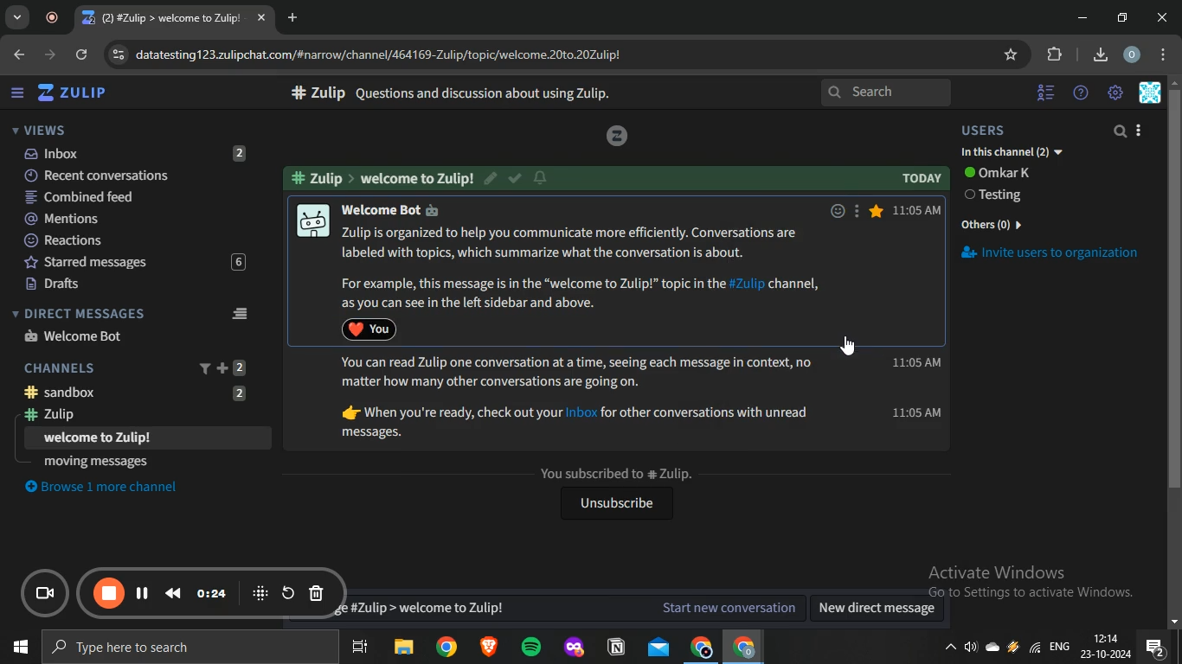 This screenshot has height=664, width=1182. Describe the element at coordinates (403, 209) in the screenshot. I see `welcome bot` at that location.